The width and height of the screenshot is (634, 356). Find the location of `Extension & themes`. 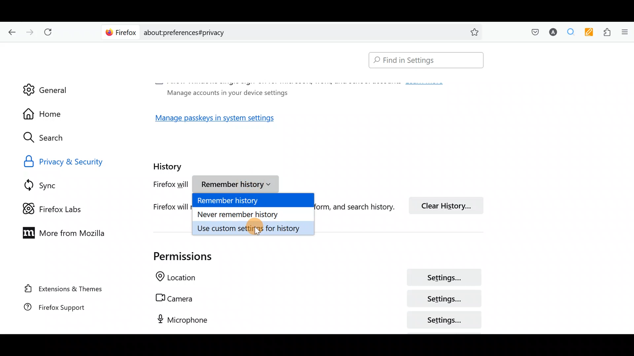

Extension & themes is located at coordinates (65, 290).